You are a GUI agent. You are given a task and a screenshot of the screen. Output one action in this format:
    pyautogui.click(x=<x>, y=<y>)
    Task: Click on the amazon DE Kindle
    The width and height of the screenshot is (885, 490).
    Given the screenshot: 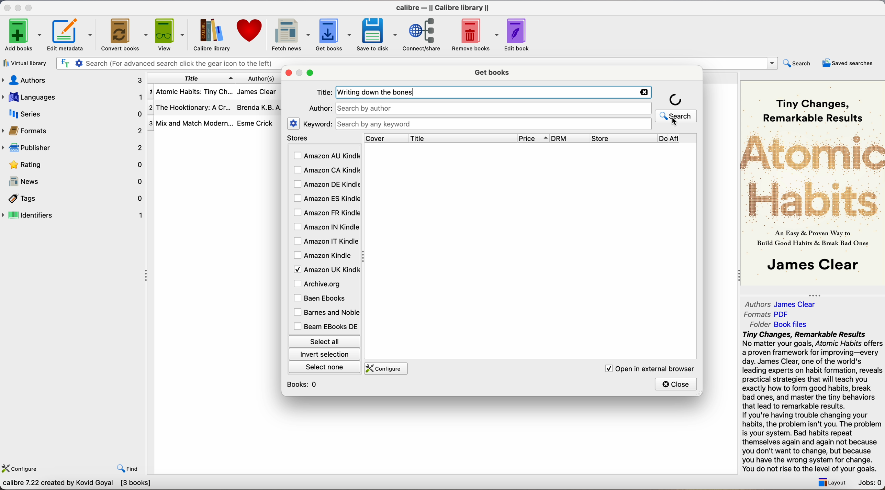 What is the action you would take?
    pyautogui.click(x=325, y=184)
    